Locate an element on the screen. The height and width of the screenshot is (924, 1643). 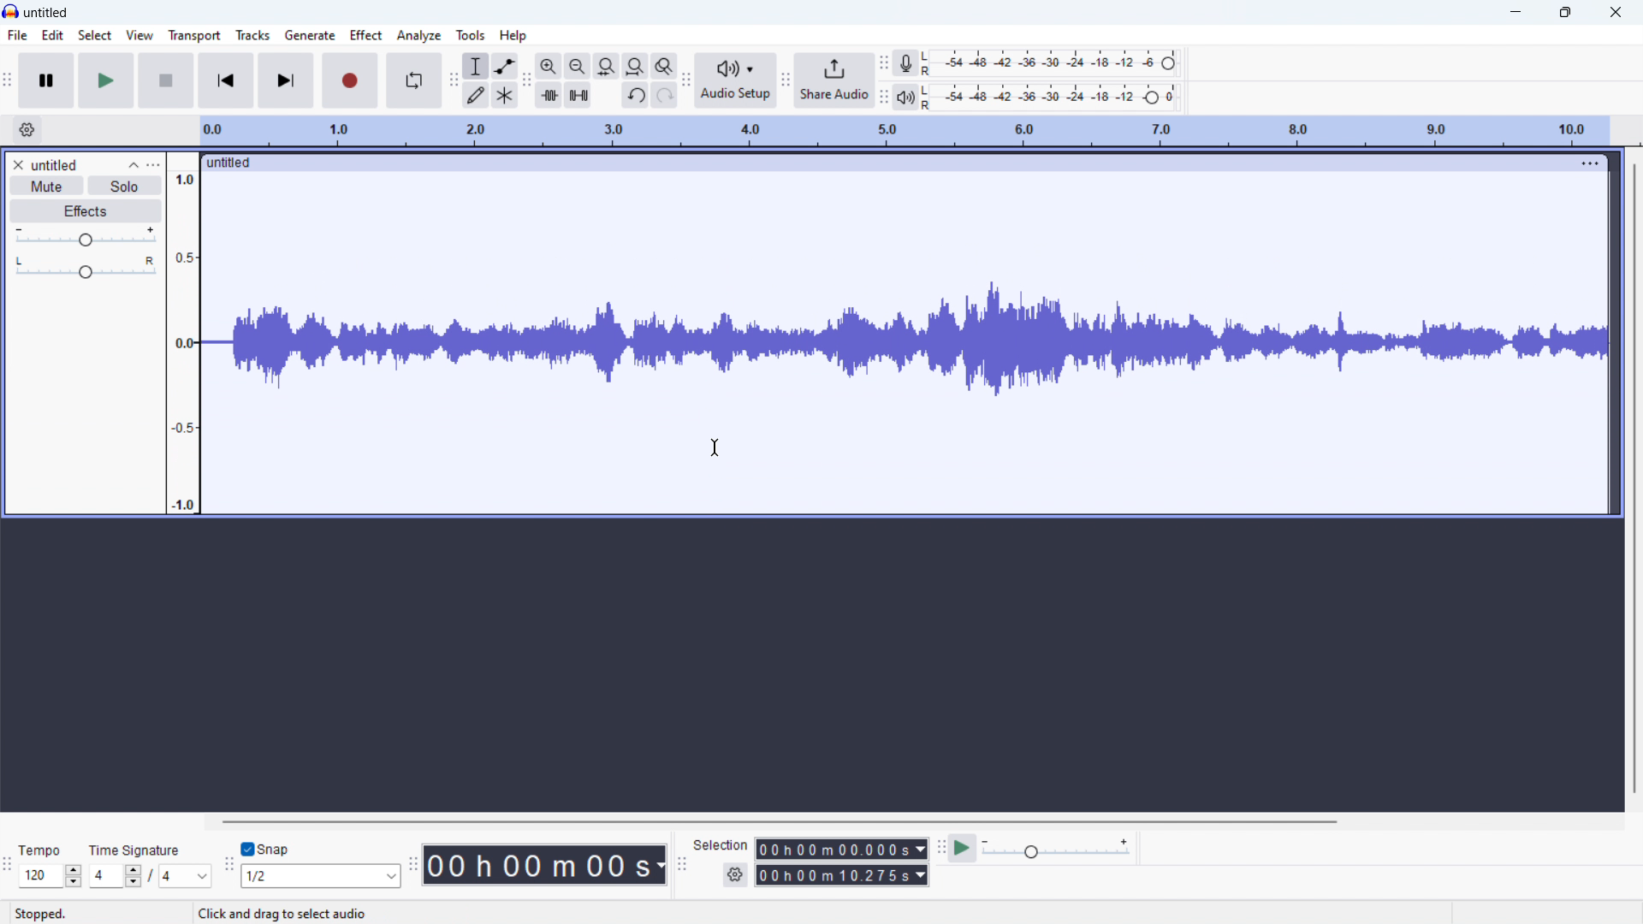
select is located at coordinates (94, 34).